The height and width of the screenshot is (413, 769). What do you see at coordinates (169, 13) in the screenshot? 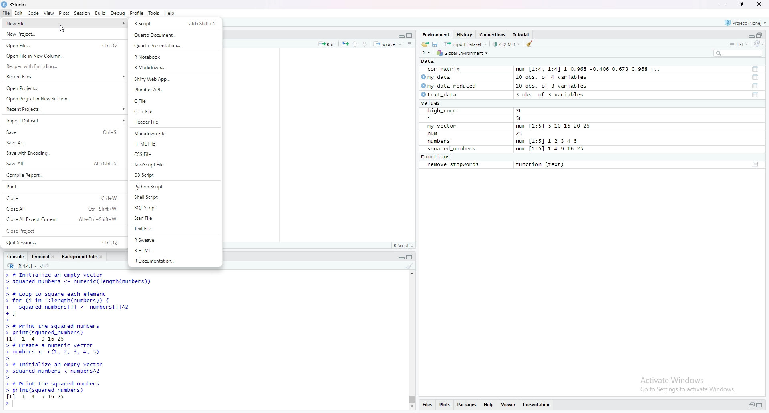
I see `Help` at bounding box center [169, 13].